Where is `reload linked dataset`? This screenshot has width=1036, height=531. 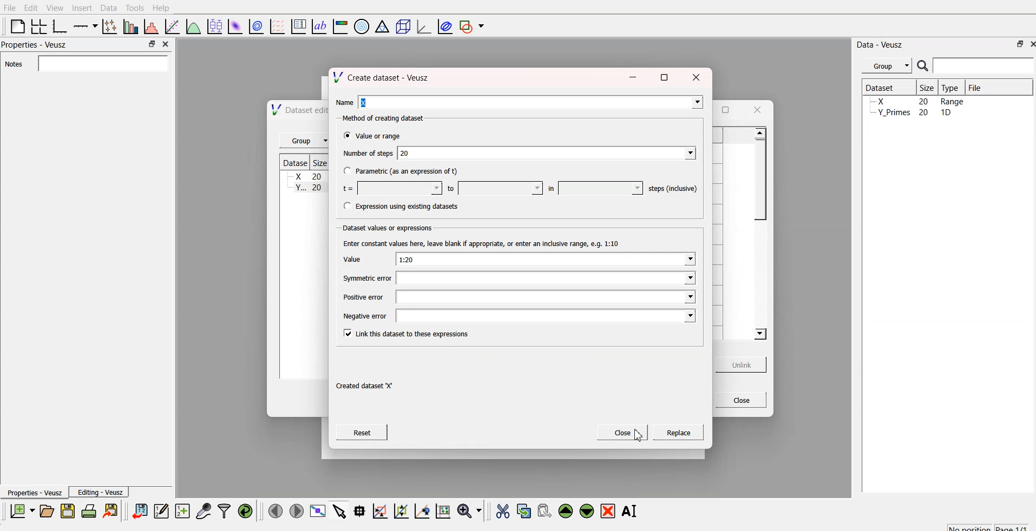
reload linked dataset is located at coordinates (245, 509).